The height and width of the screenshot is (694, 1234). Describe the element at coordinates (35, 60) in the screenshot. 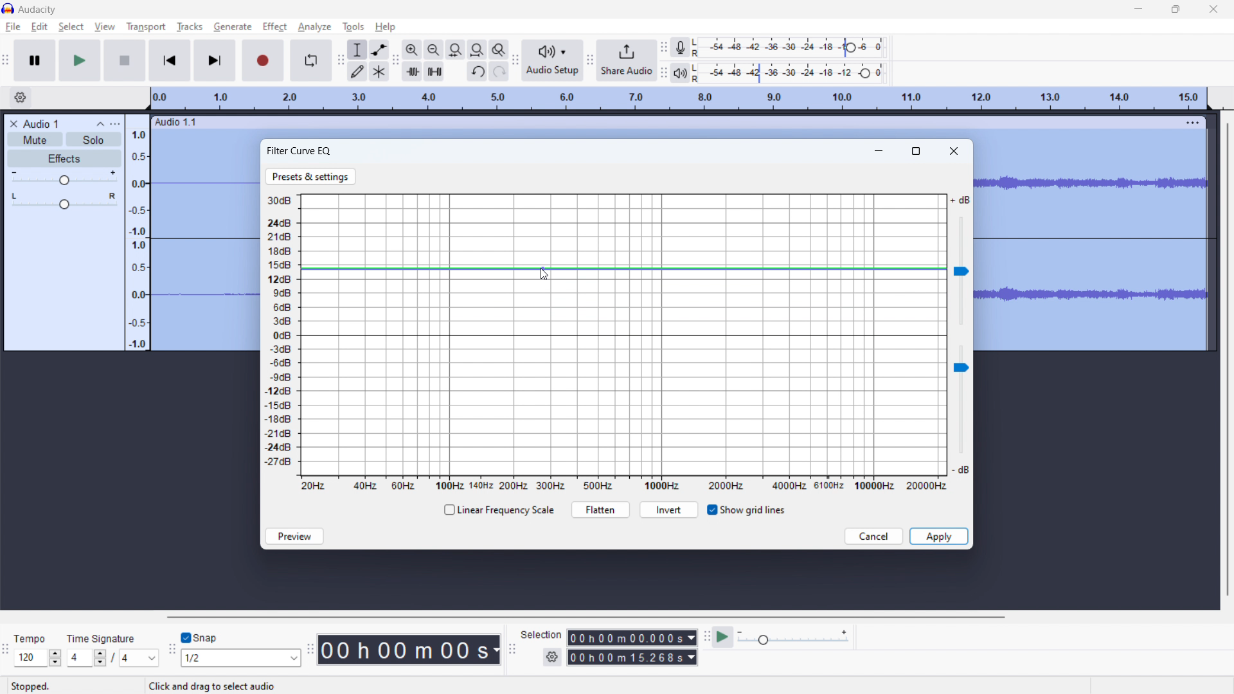

I see `pause` at that location.